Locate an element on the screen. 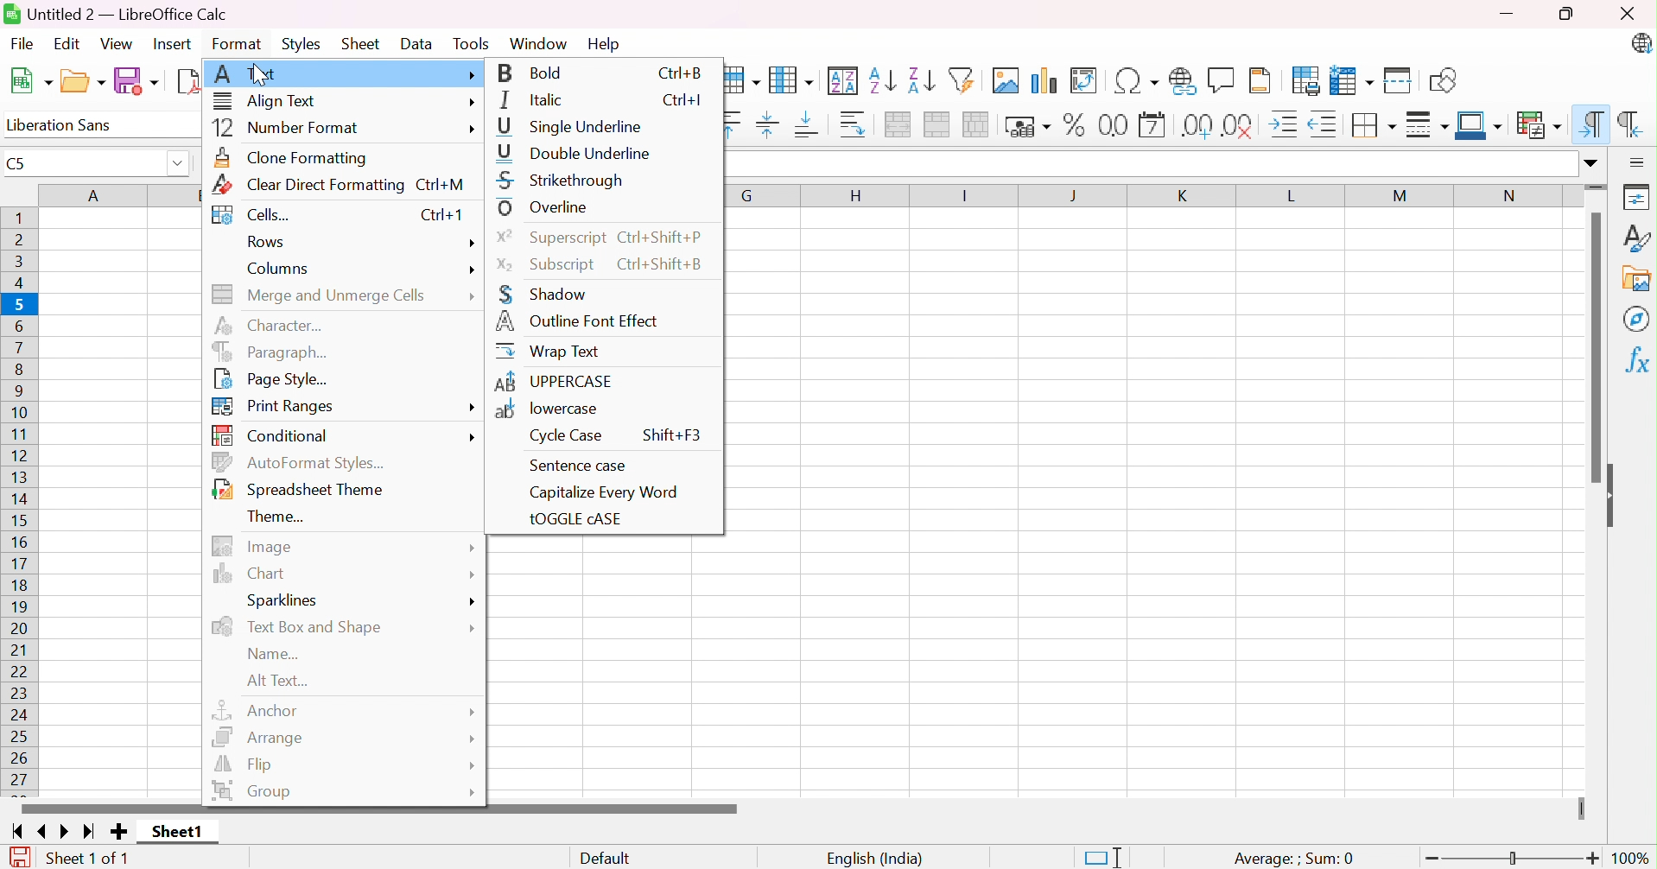 This screenshot has height=869, width=1657. lowercase is located at coordinates (548, 409).